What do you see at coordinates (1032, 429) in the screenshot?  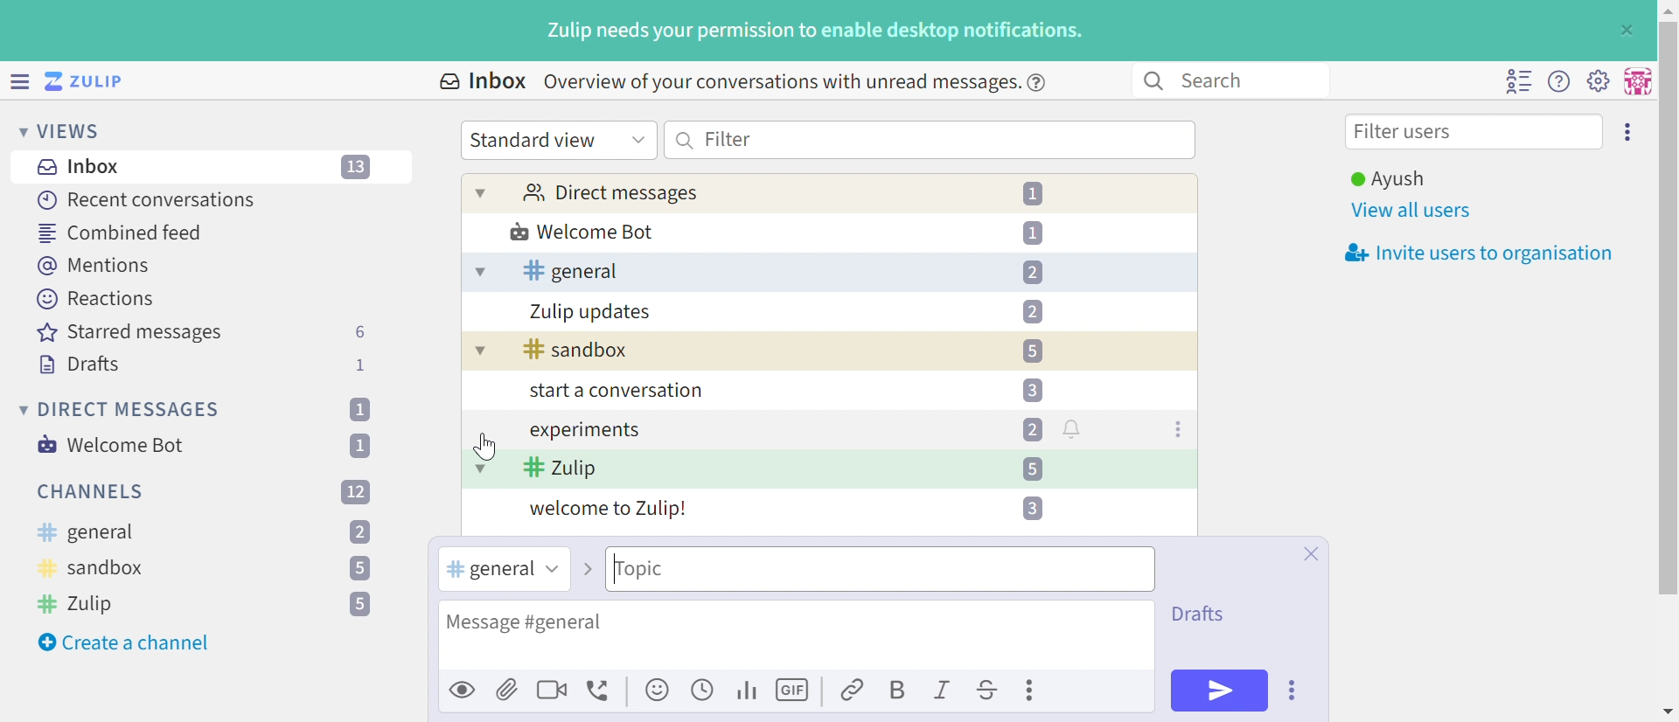 I see `2` at bounding box center [1032, 429].